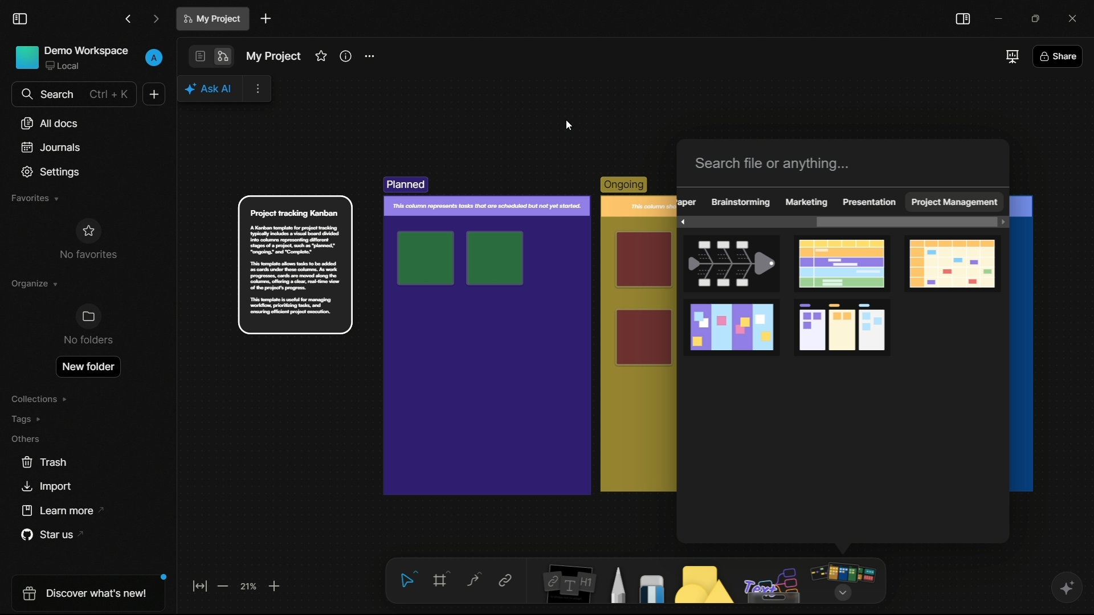  I want to click on minimize, so click(1000, 18).